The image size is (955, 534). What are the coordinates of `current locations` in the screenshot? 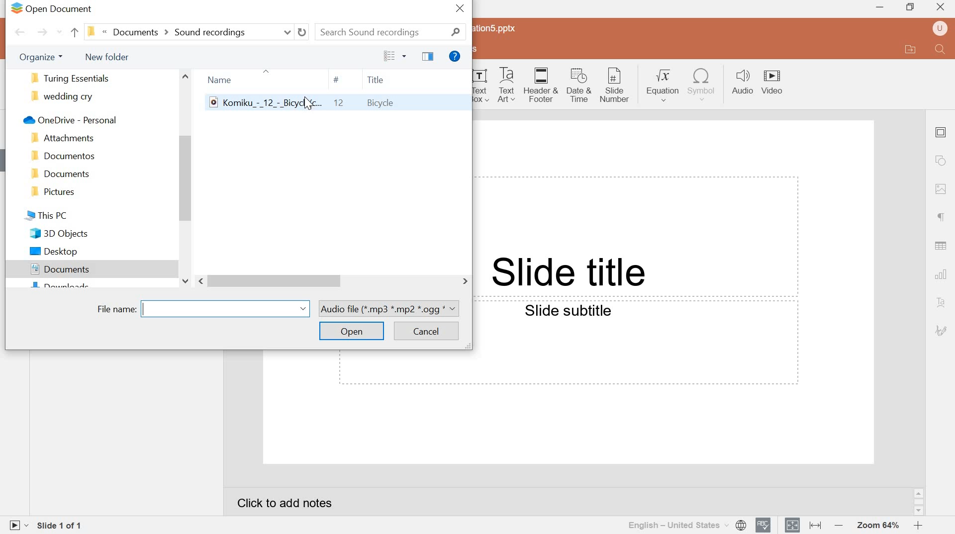 It's located at (168, 32).